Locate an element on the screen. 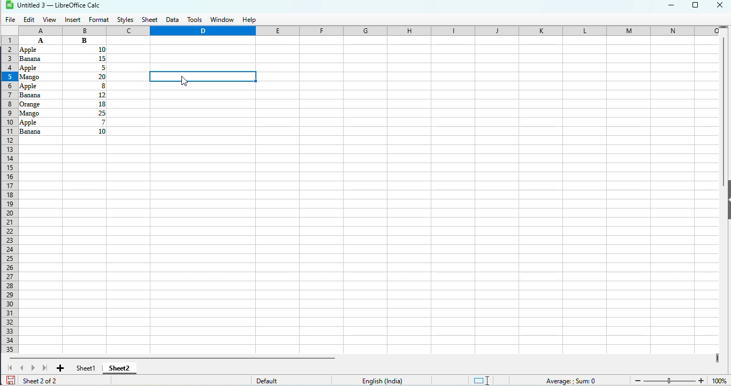 The height and width of the screenshot is (386, 731). scroll to previous sheet is located at coordinates (22, 368).